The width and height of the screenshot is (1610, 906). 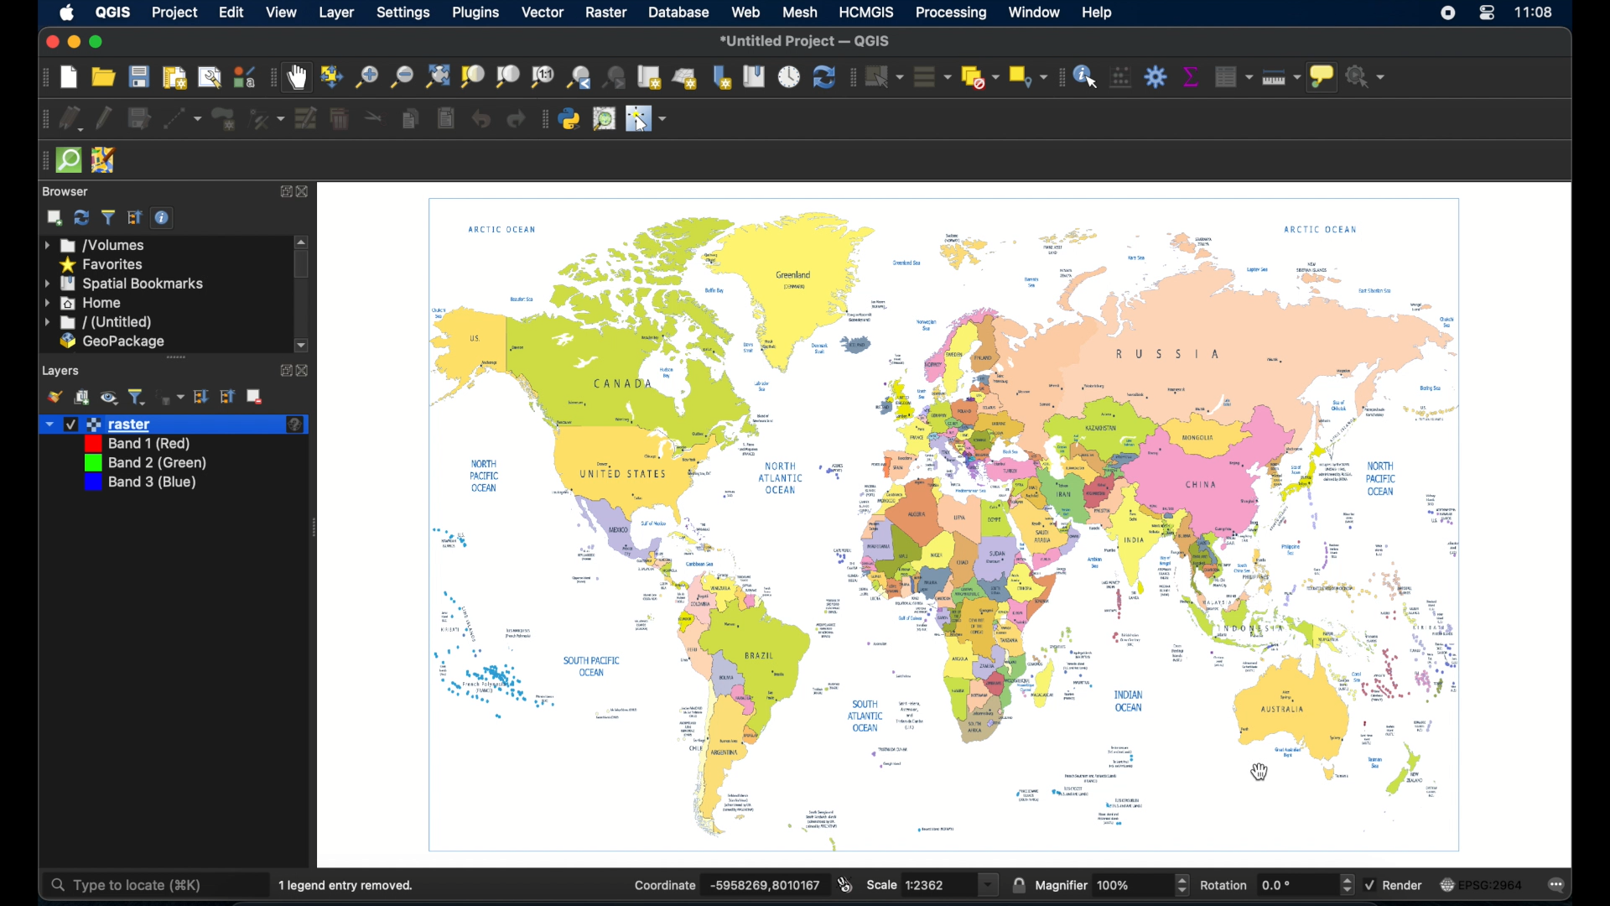 I want to click on toggle extents and mouse position display, so click(x=847, y=883).